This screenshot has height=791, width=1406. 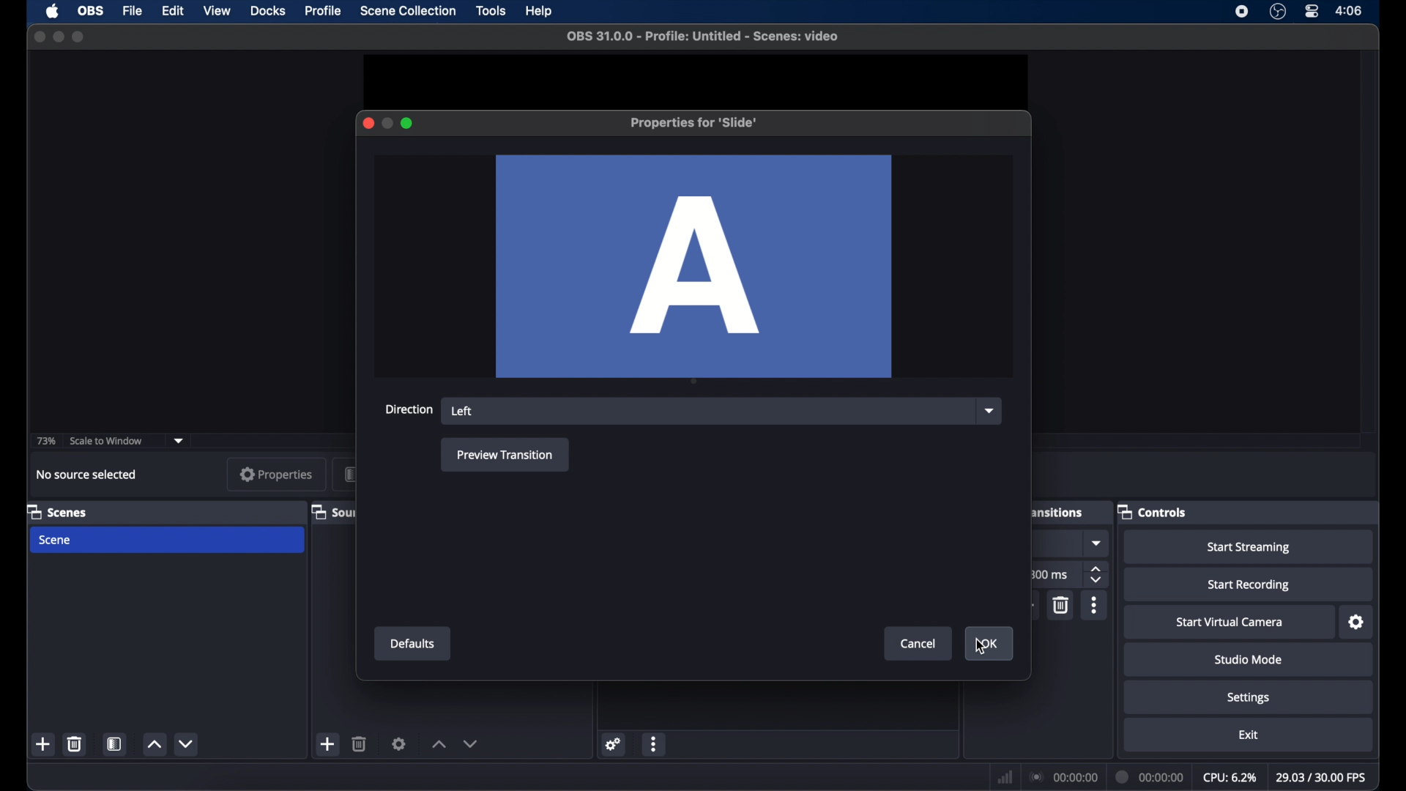 I want to click on A, so click(x=696, y=267).